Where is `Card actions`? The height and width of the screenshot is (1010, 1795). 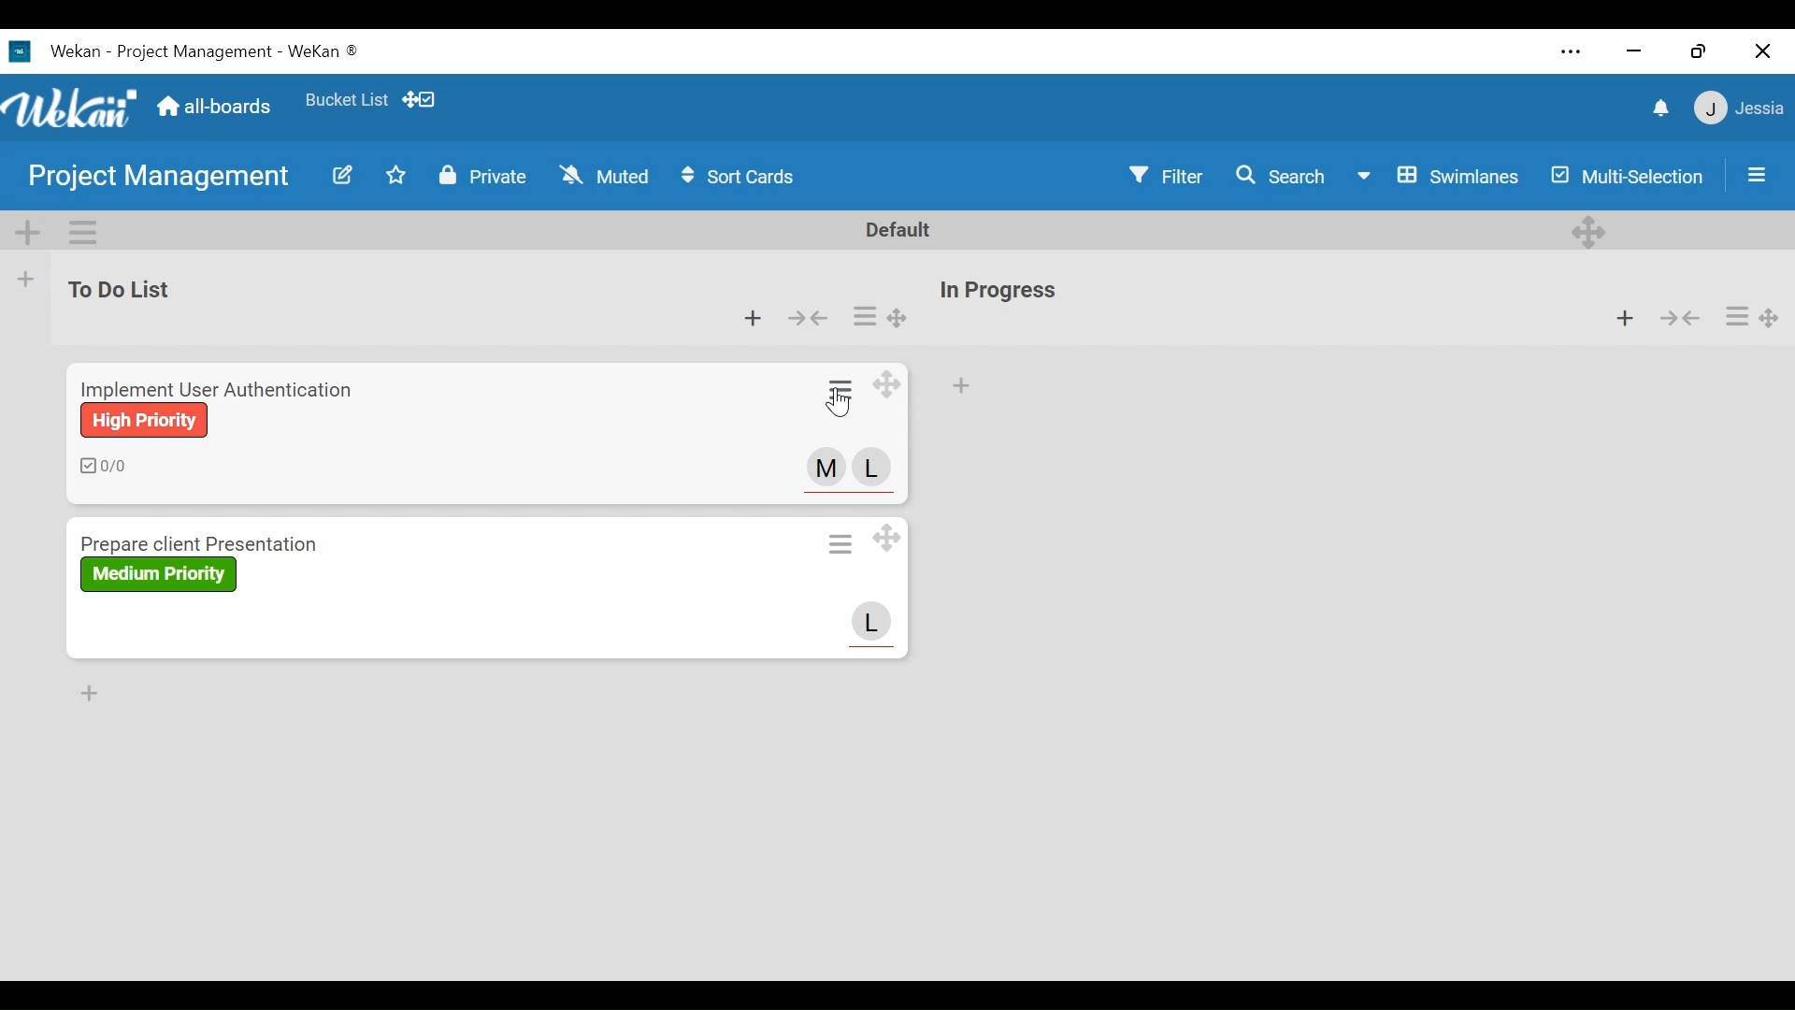
Card actions is located at coordinates (844, 542).